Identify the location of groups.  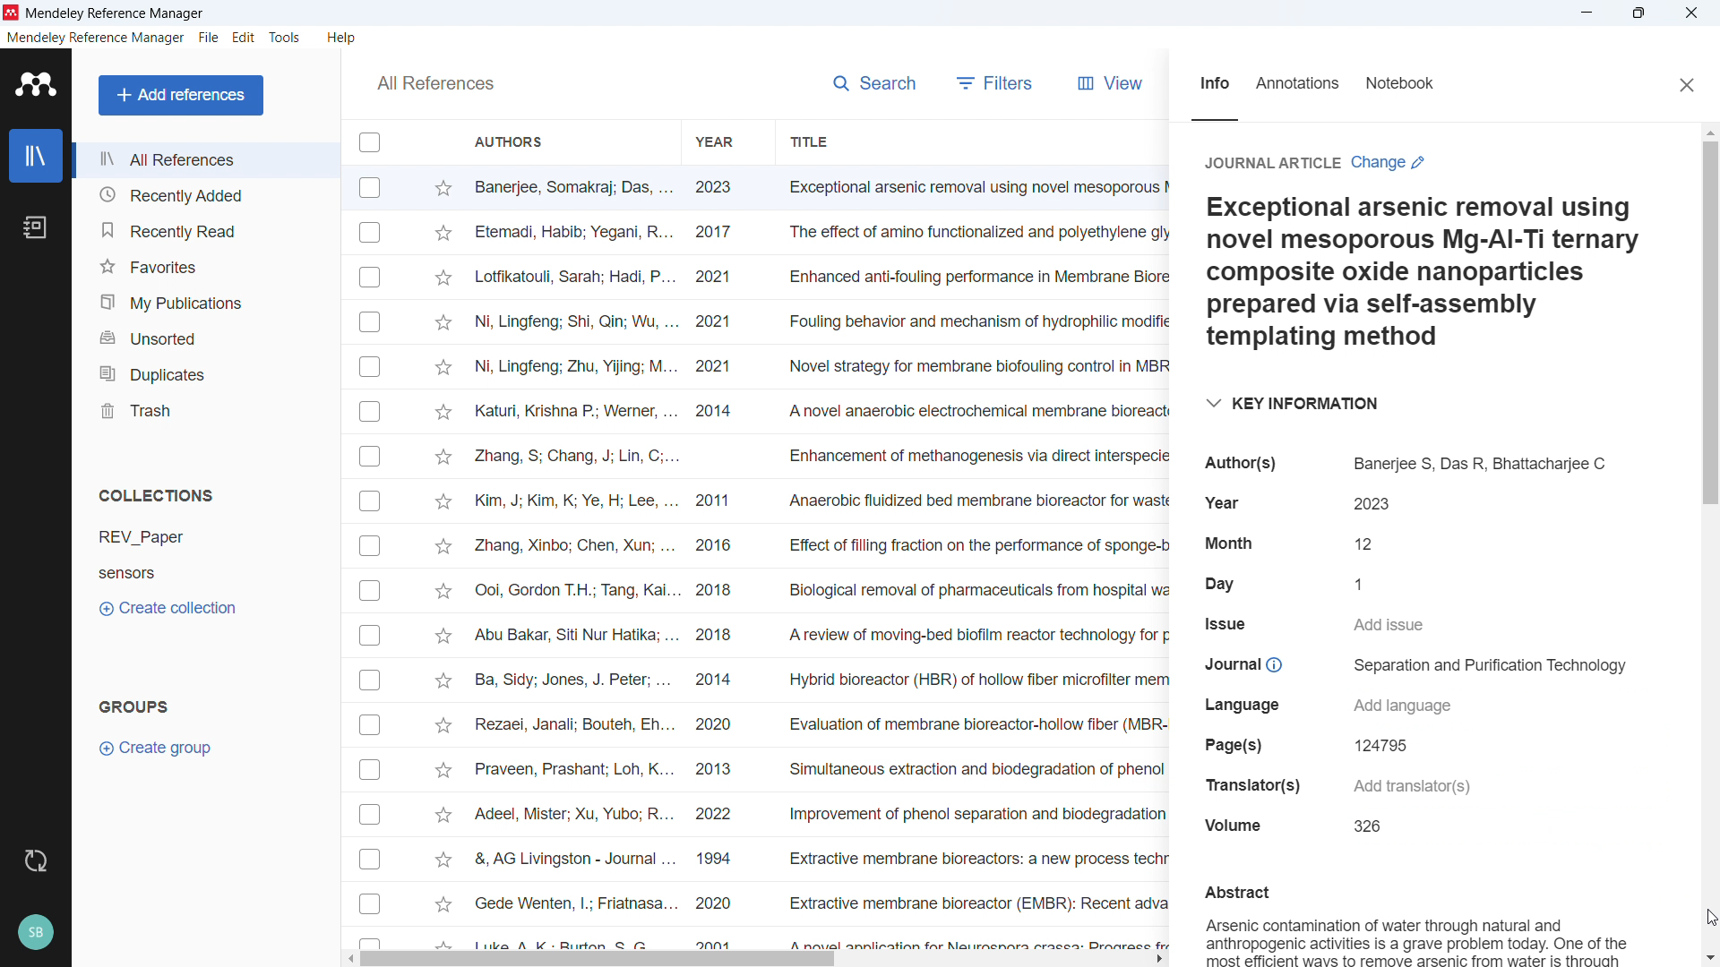
(132, 705).